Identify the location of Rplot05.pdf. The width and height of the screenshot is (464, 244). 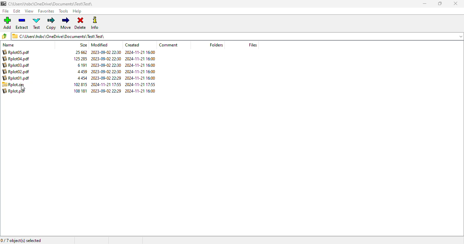
(16, 52).